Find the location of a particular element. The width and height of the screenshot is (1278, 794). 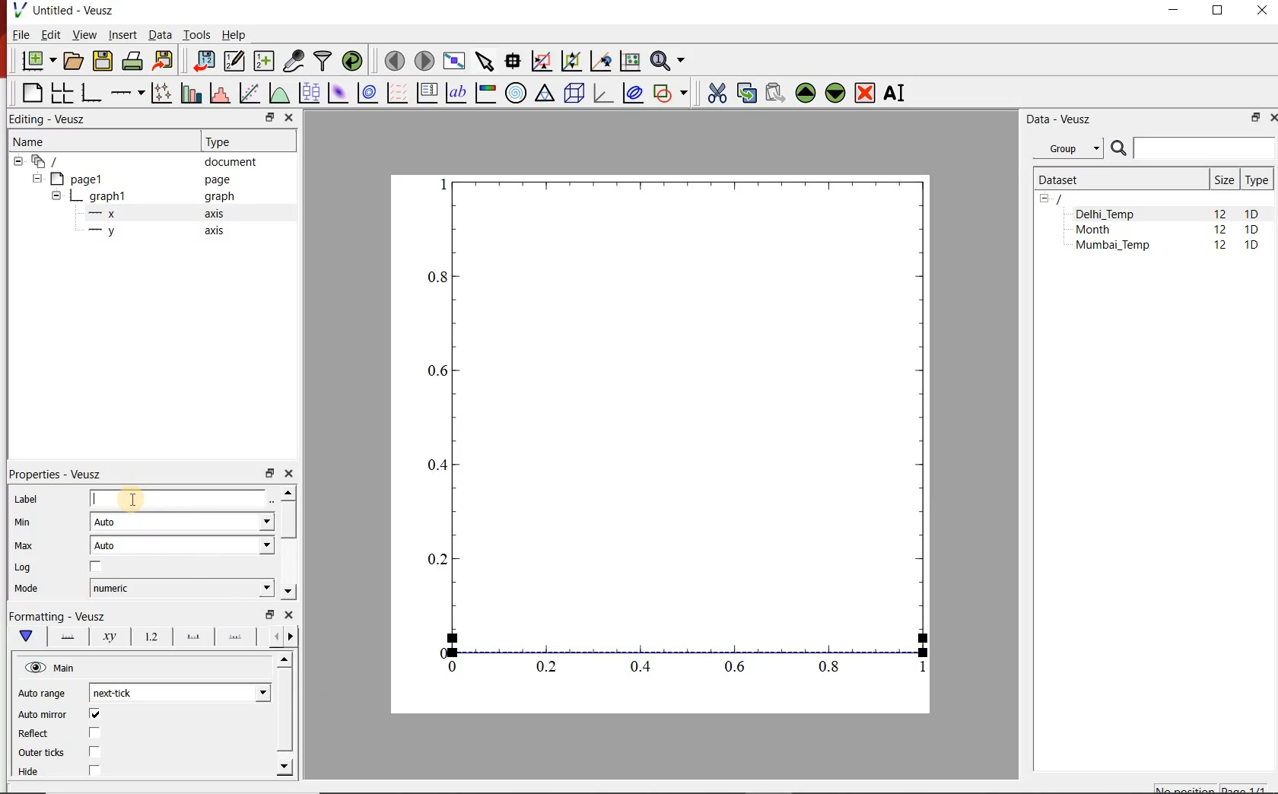

cursor is located at coordinates (135, 497).